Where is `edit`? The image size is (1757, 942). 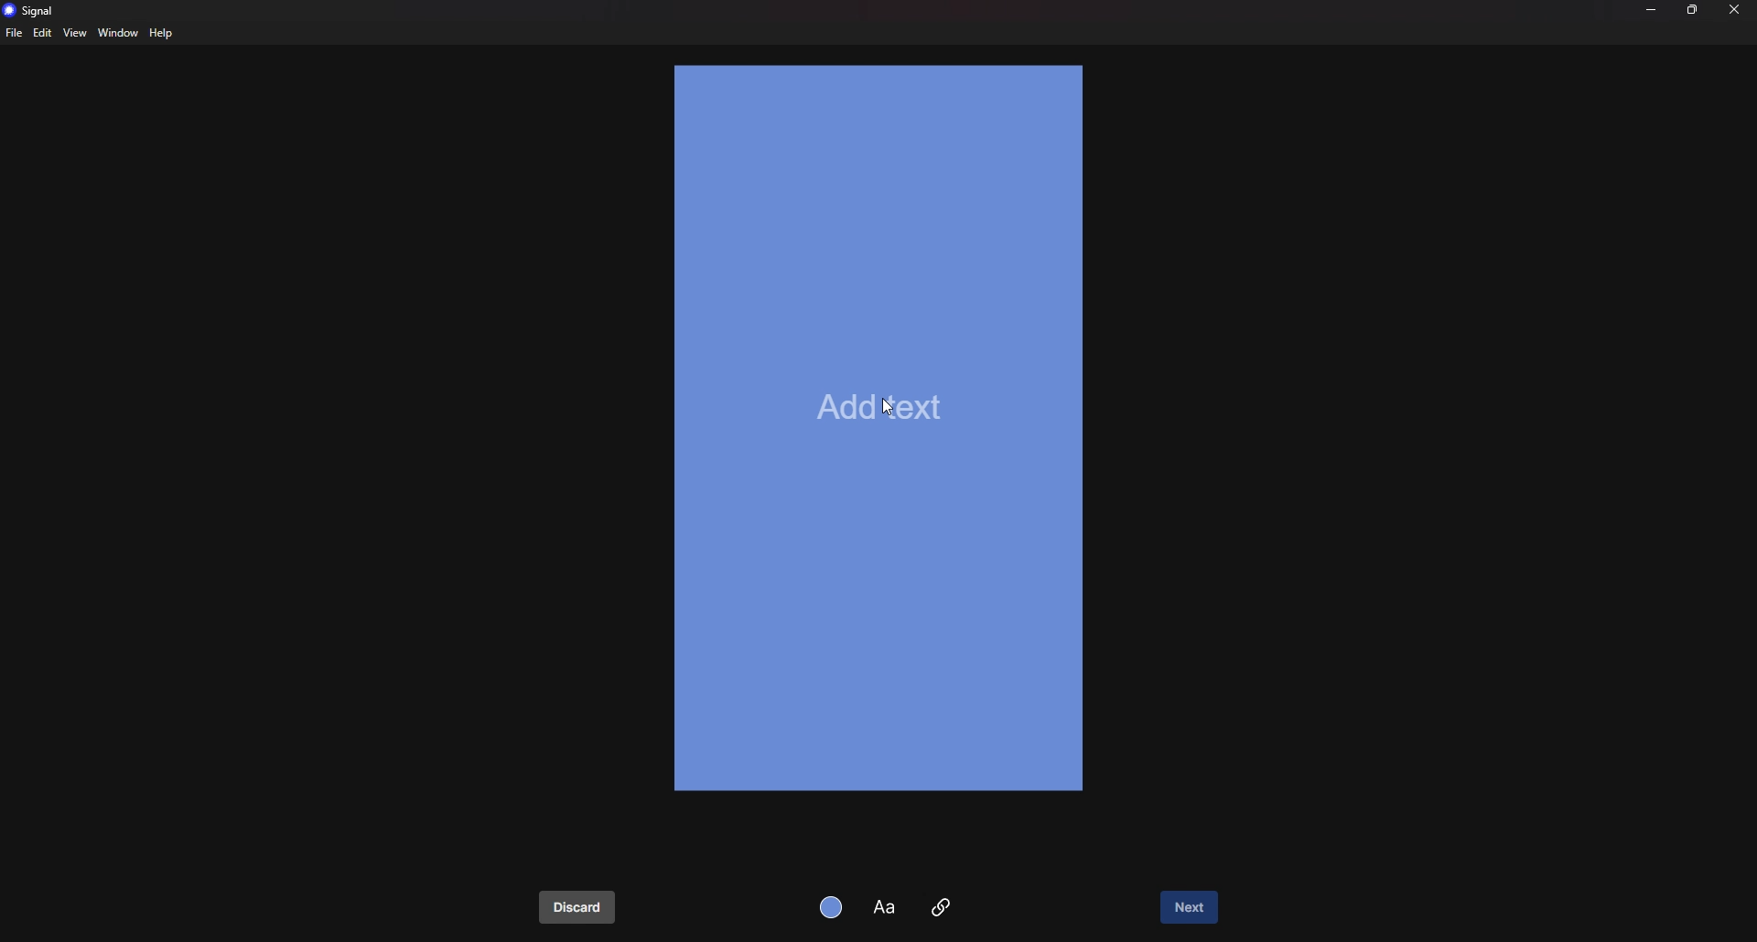
edit is located at coordinates (43, 33).